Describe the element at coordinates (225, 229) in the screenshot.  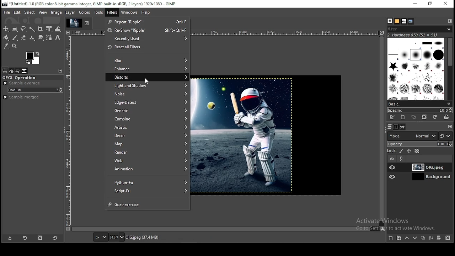
I see `scroll bar` at that location.